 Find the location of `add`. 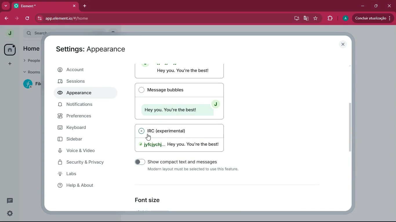

add is located at coordinates (11, 63).